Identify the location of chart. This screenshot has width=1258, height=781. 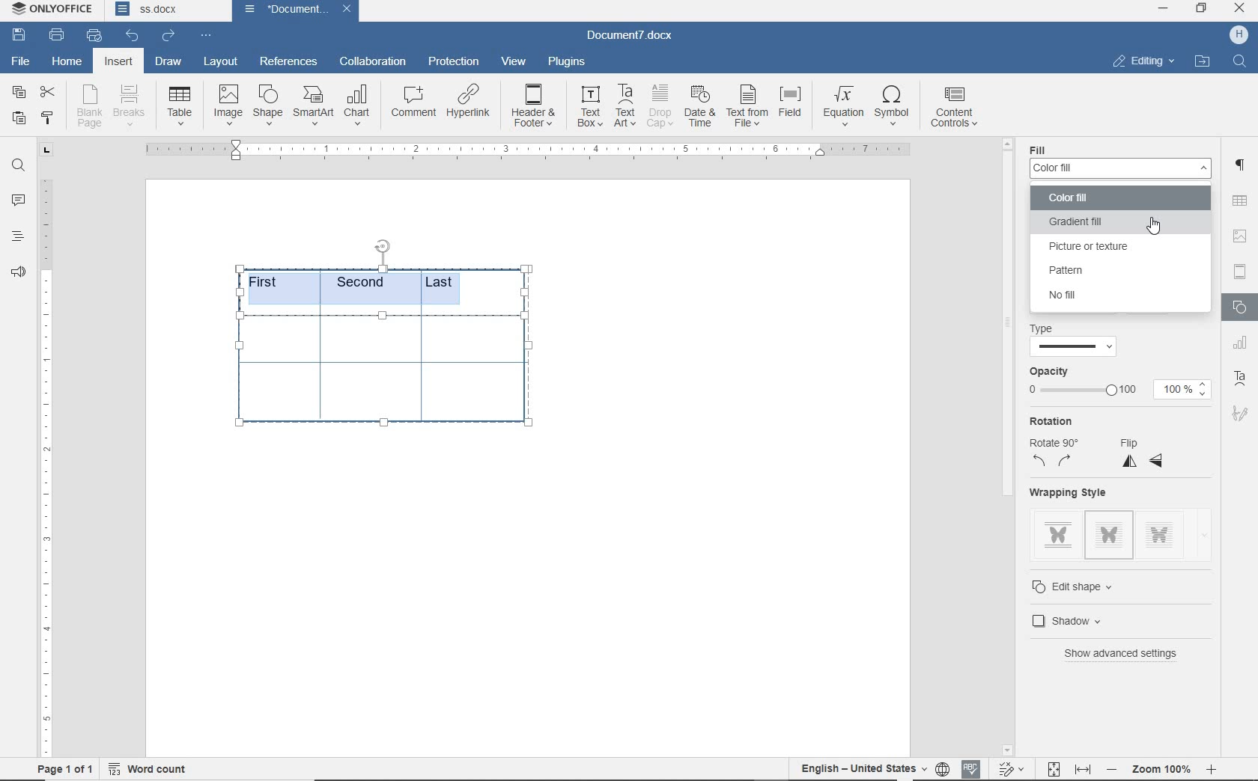
(359, 106).